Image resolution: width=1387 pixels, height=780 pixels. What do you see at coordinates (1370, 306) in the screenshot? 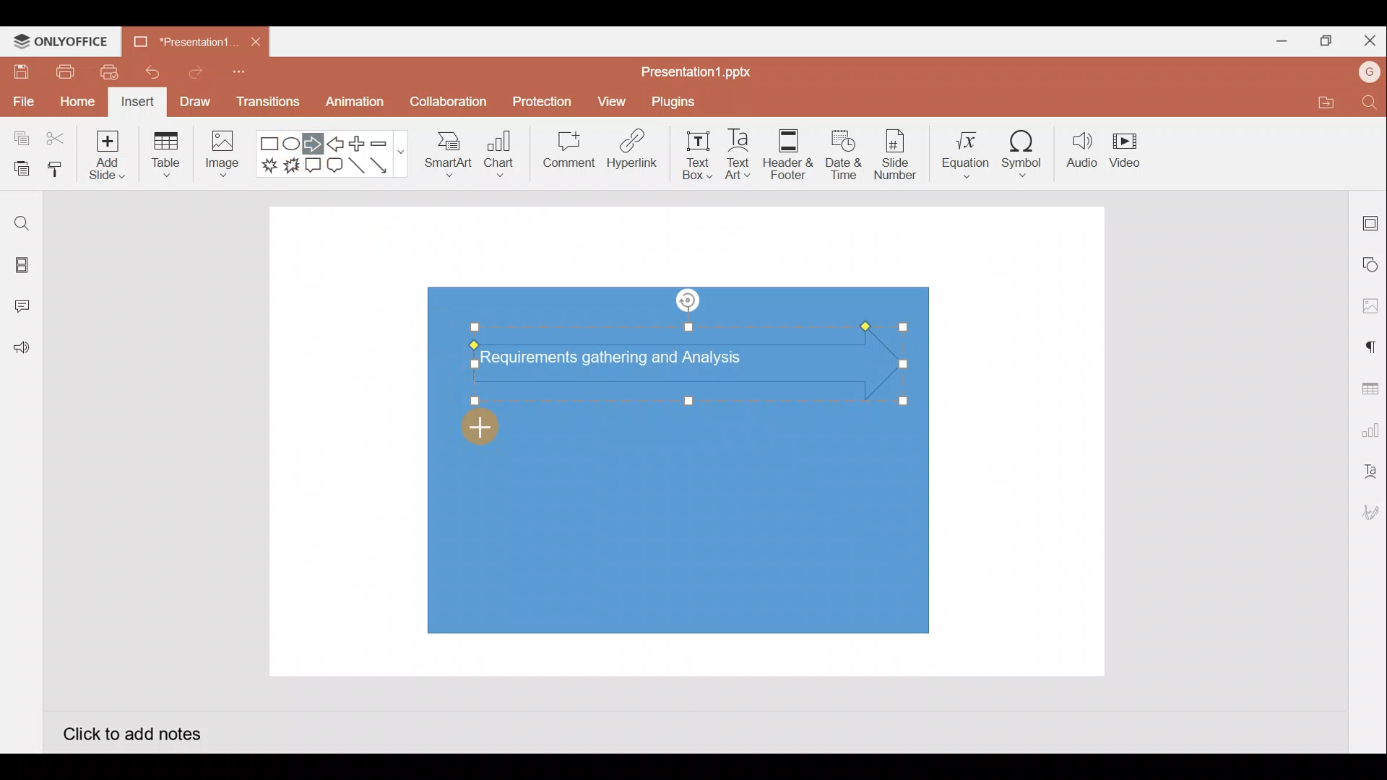
I see `Image settings` at bounding box center [1370, 306].